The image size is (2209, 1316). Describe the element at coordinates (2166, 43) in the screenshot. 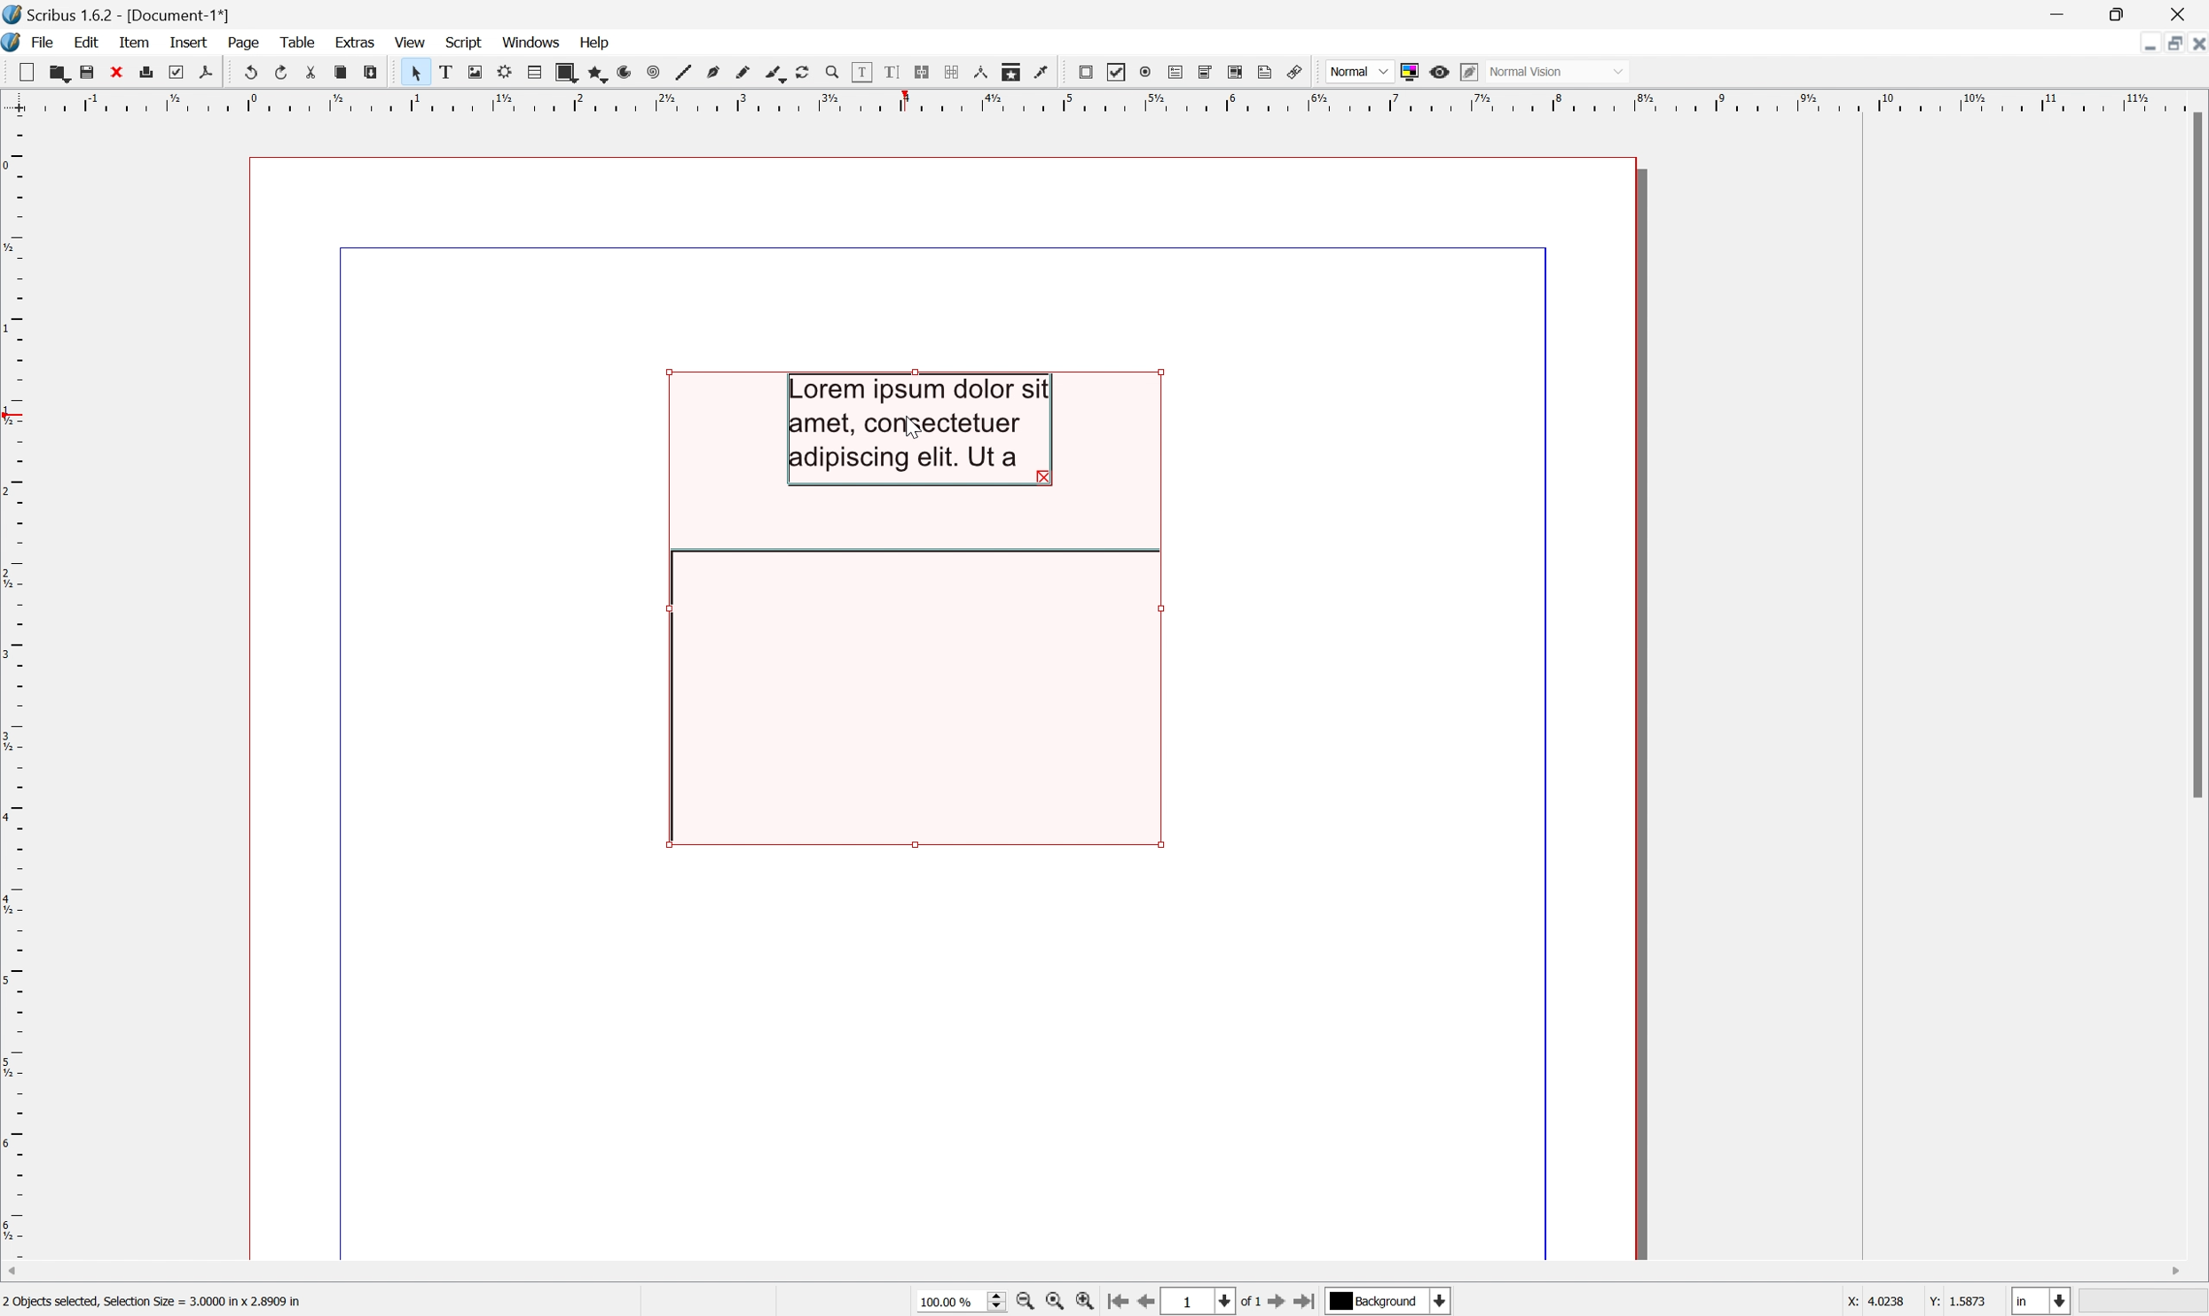

I see `Restore down` at that location.